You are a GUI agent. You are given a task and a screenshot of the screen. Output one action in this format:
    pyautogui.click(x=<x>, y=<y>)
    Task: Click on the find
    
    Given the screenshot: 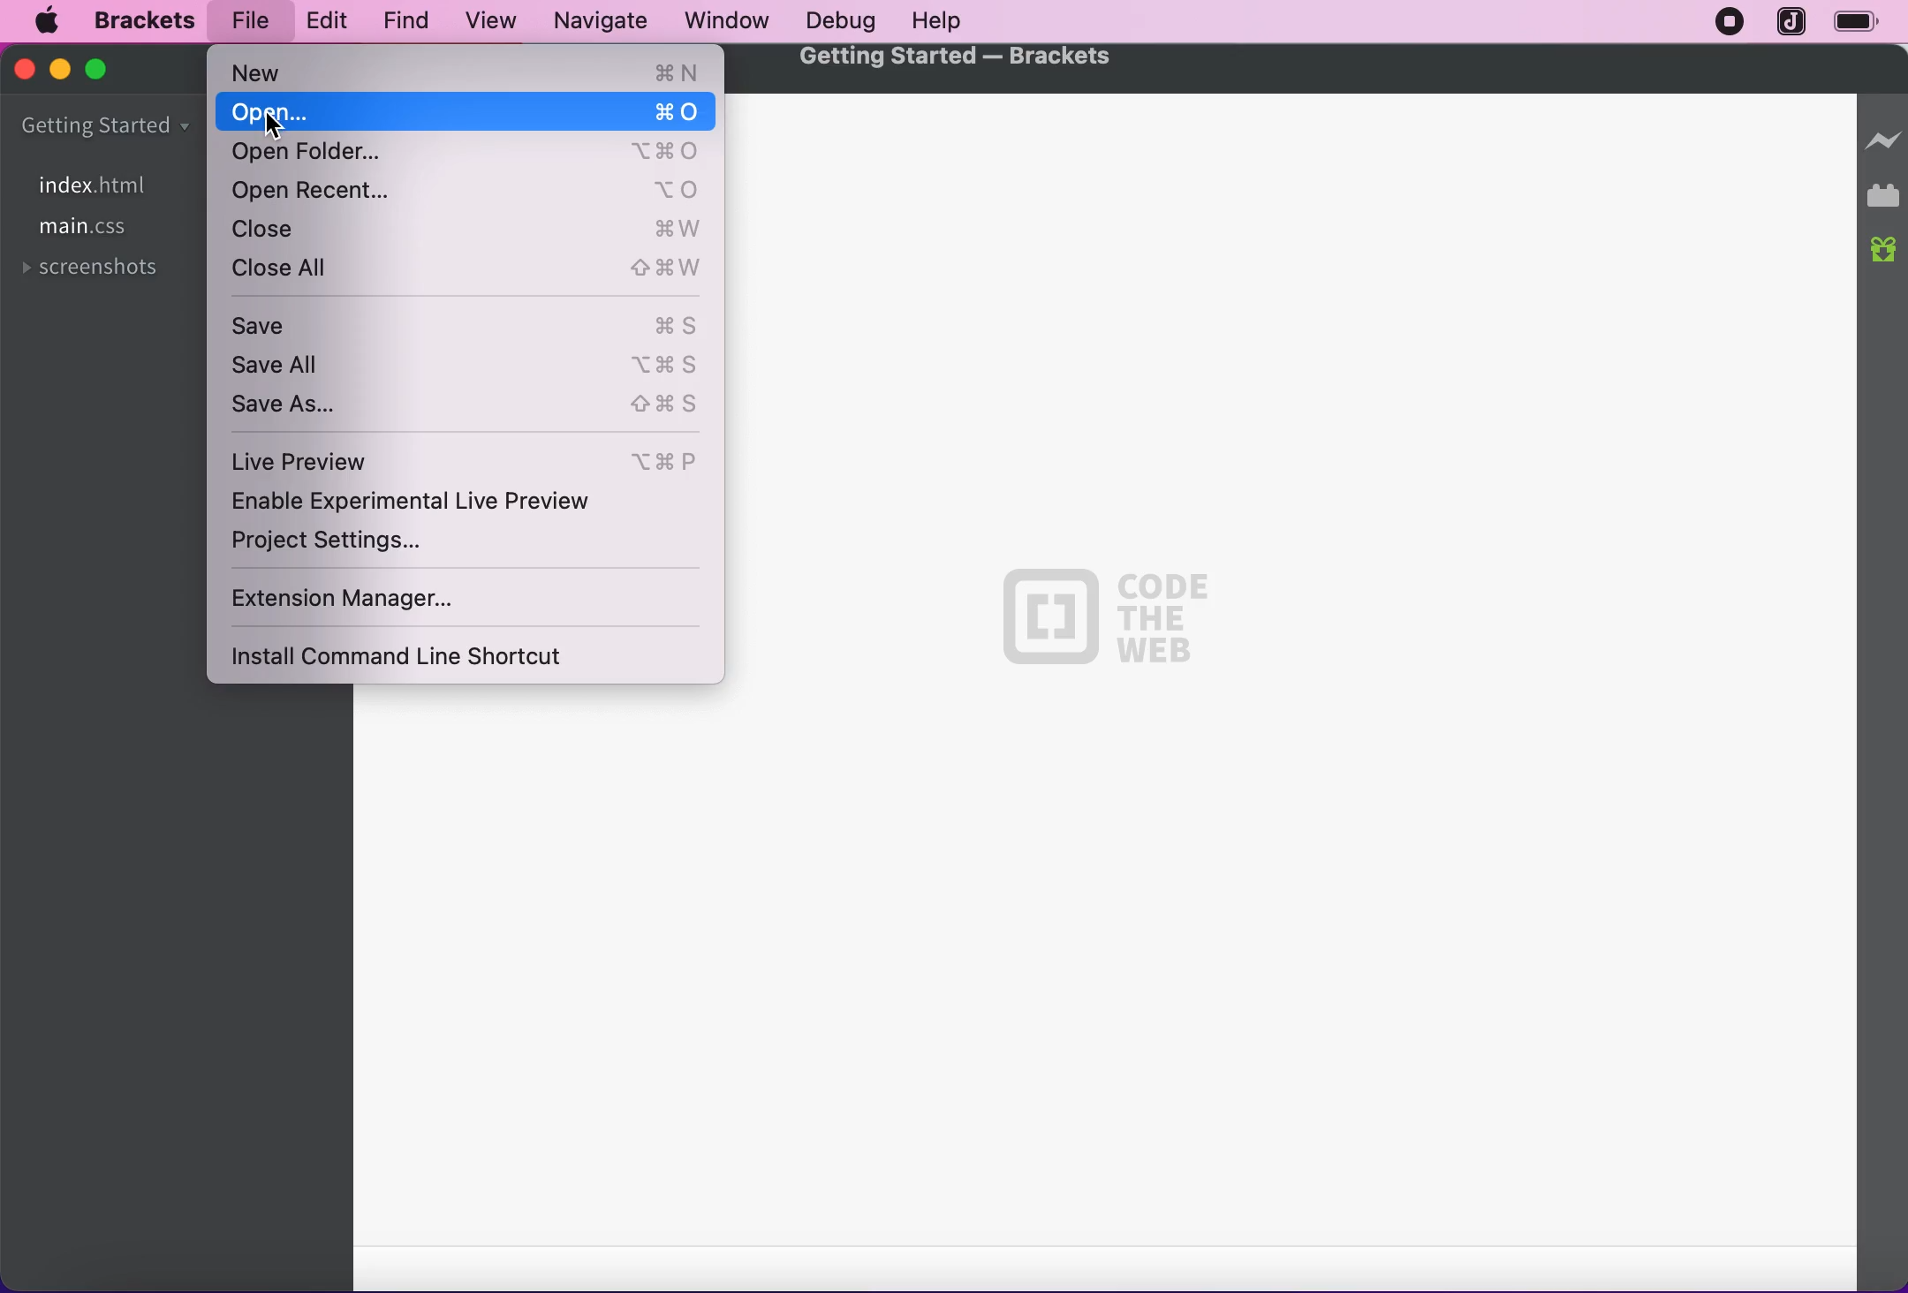 What is the action you would take?
    pyautogui.click(x=397, y=22)
    